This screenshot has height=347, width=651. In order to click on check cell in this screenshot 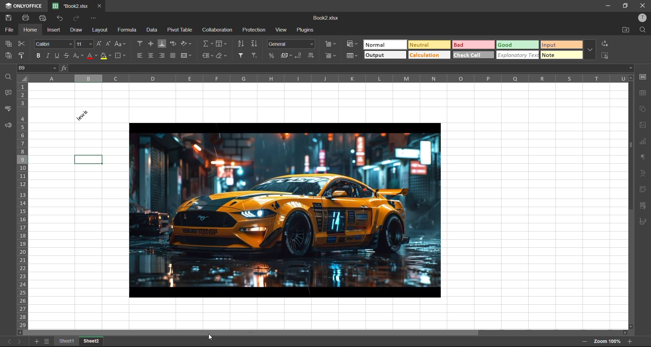, I will do `click(474, 54)`.